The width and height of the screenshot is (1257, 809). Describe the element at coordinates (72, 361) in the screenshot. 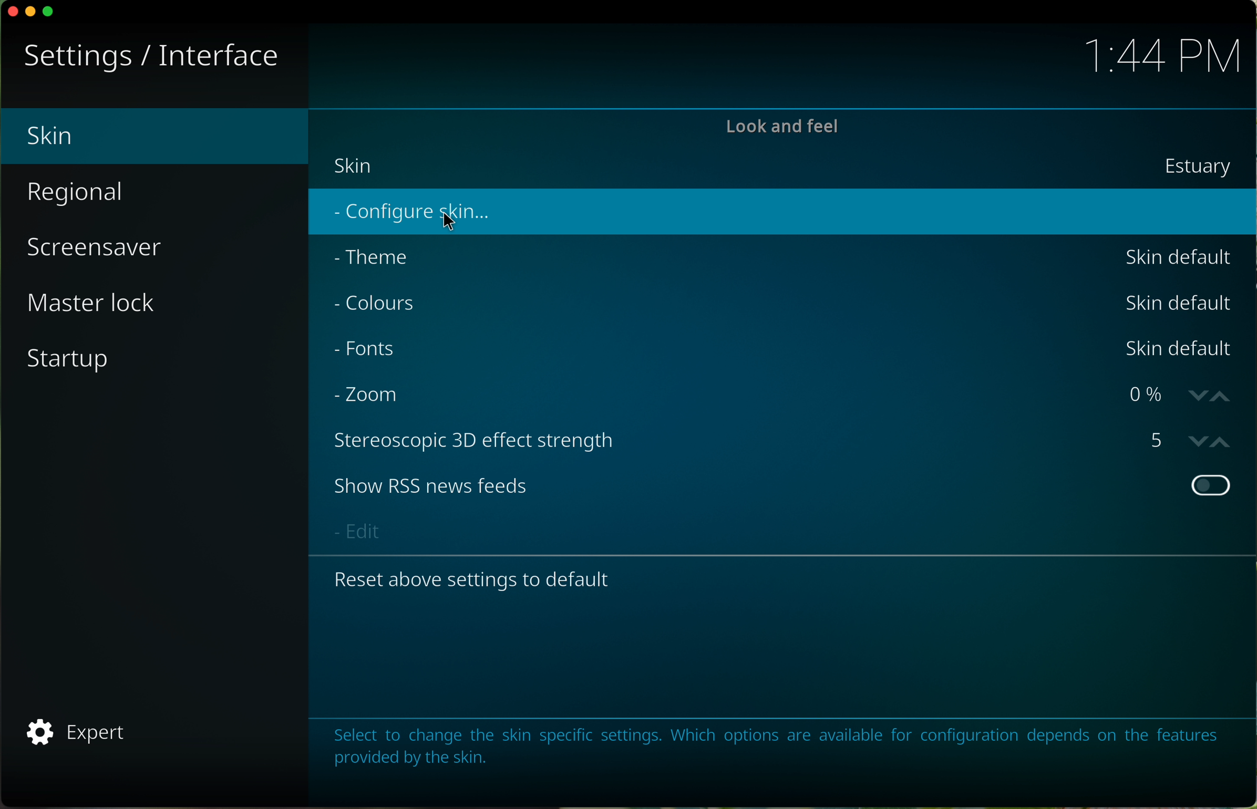

I see `startup` at that location.